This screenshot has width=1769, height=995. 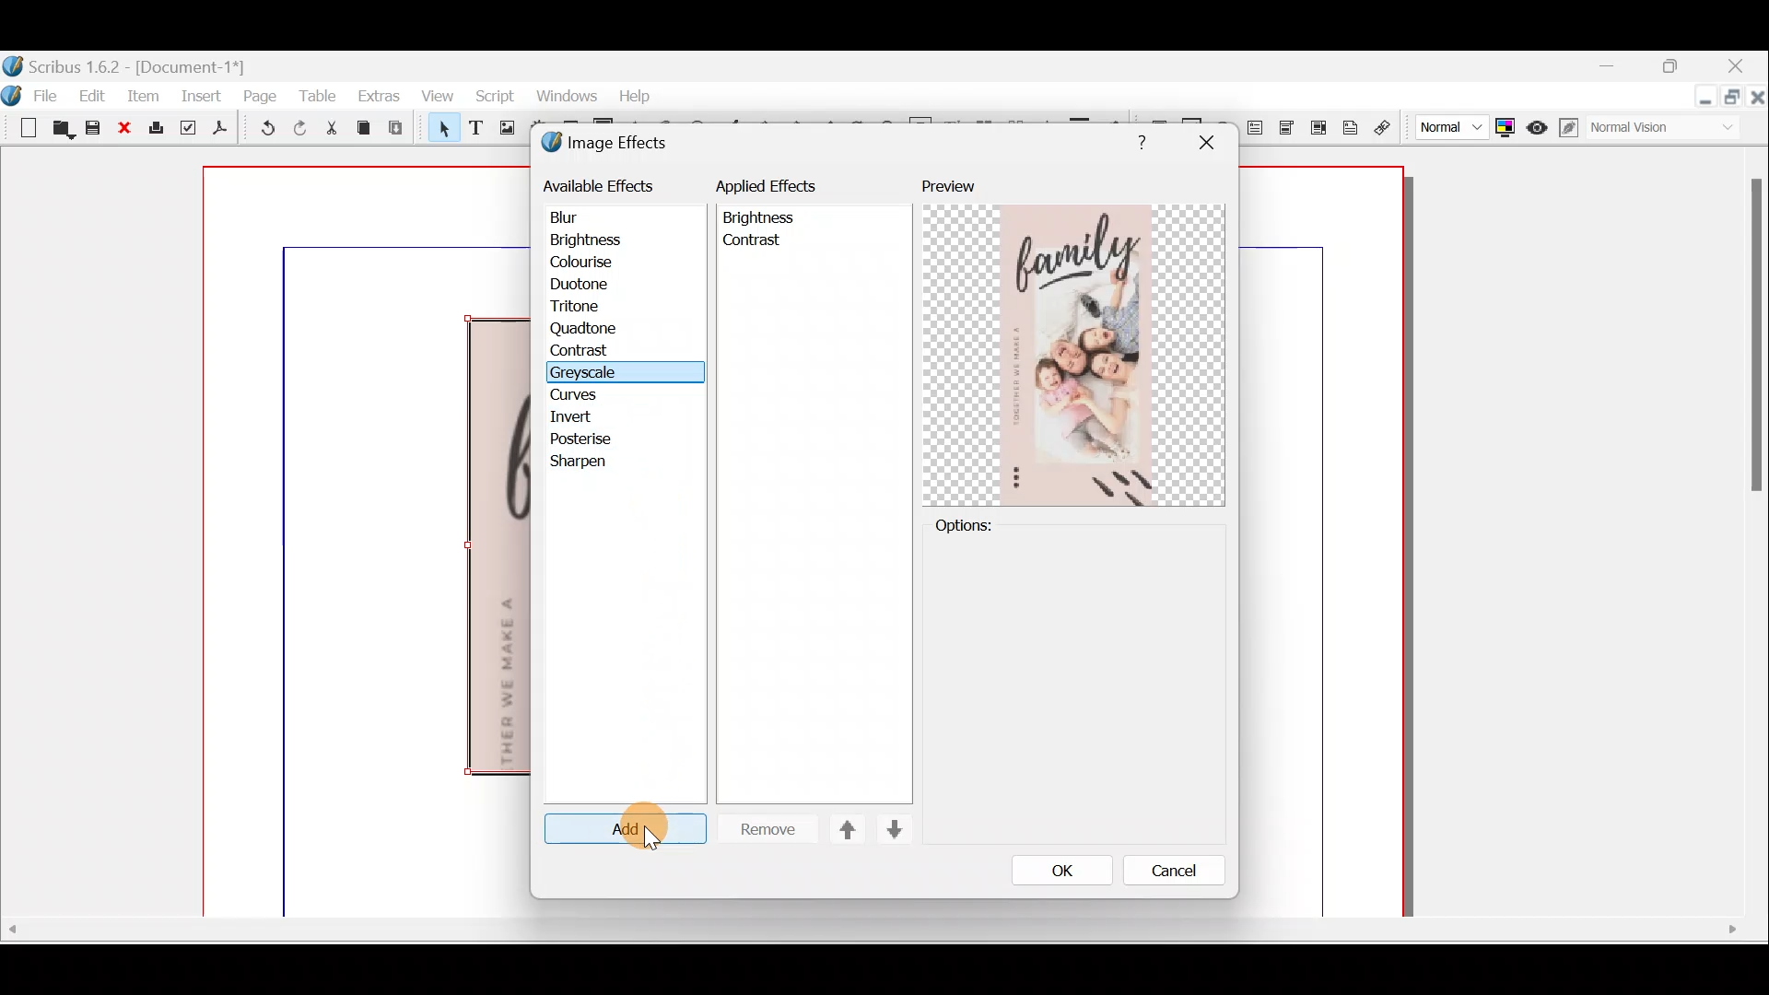 What do you see at coordinates (586, 440) in the screenshot?
I see `posterise` at bounding box center [586, 440].